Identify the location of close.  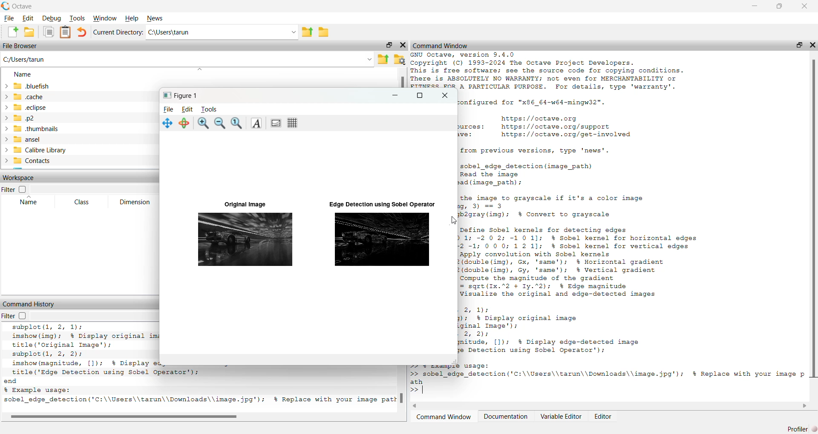
(805, 5).